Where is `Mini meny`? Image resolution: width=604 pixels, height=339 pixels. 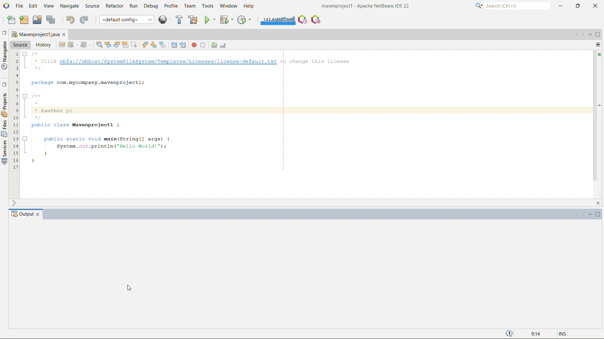 Mini meny is located at coordinates (598, 45).